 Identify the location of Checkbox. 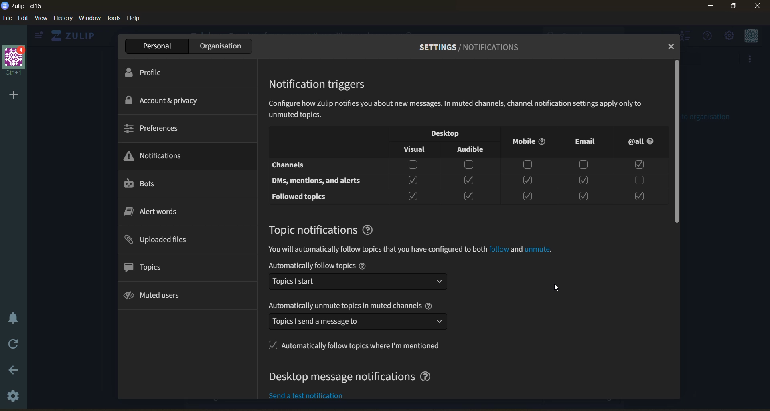
(530, 166).